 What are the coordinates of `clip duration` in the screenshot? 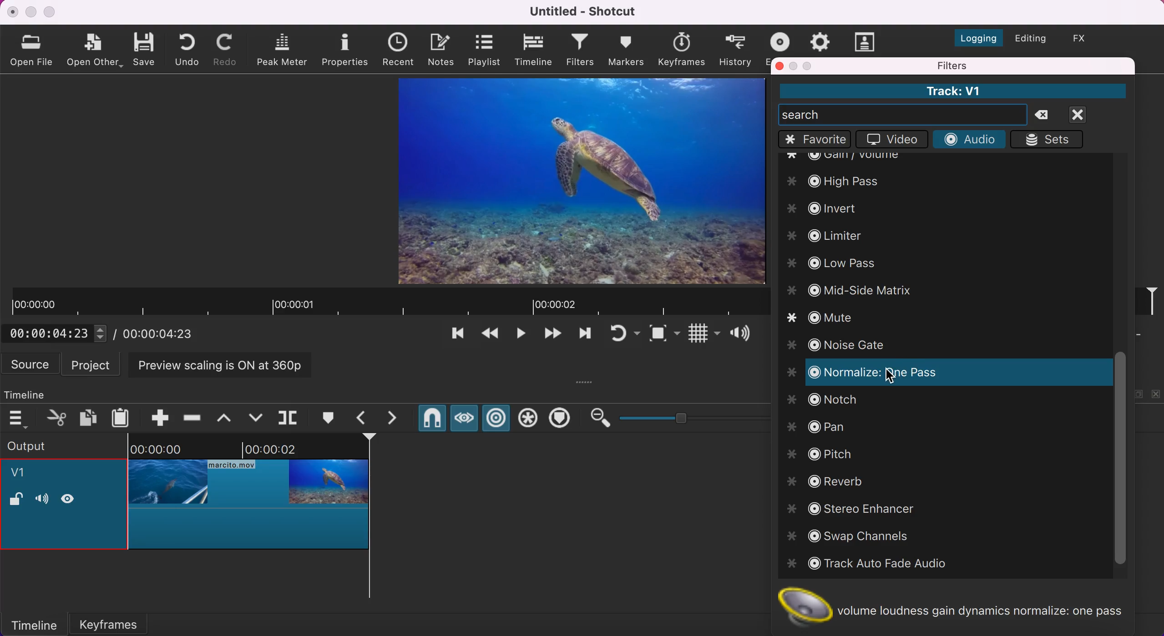 It's located at (387, 303).